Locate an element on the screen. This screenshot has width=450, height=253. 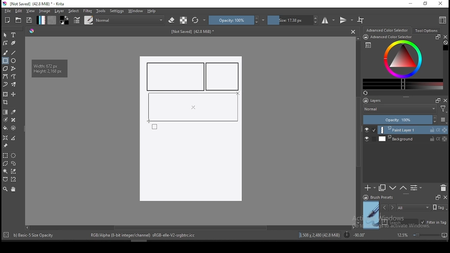
advanced color selector is located at coordinates (401, 62).